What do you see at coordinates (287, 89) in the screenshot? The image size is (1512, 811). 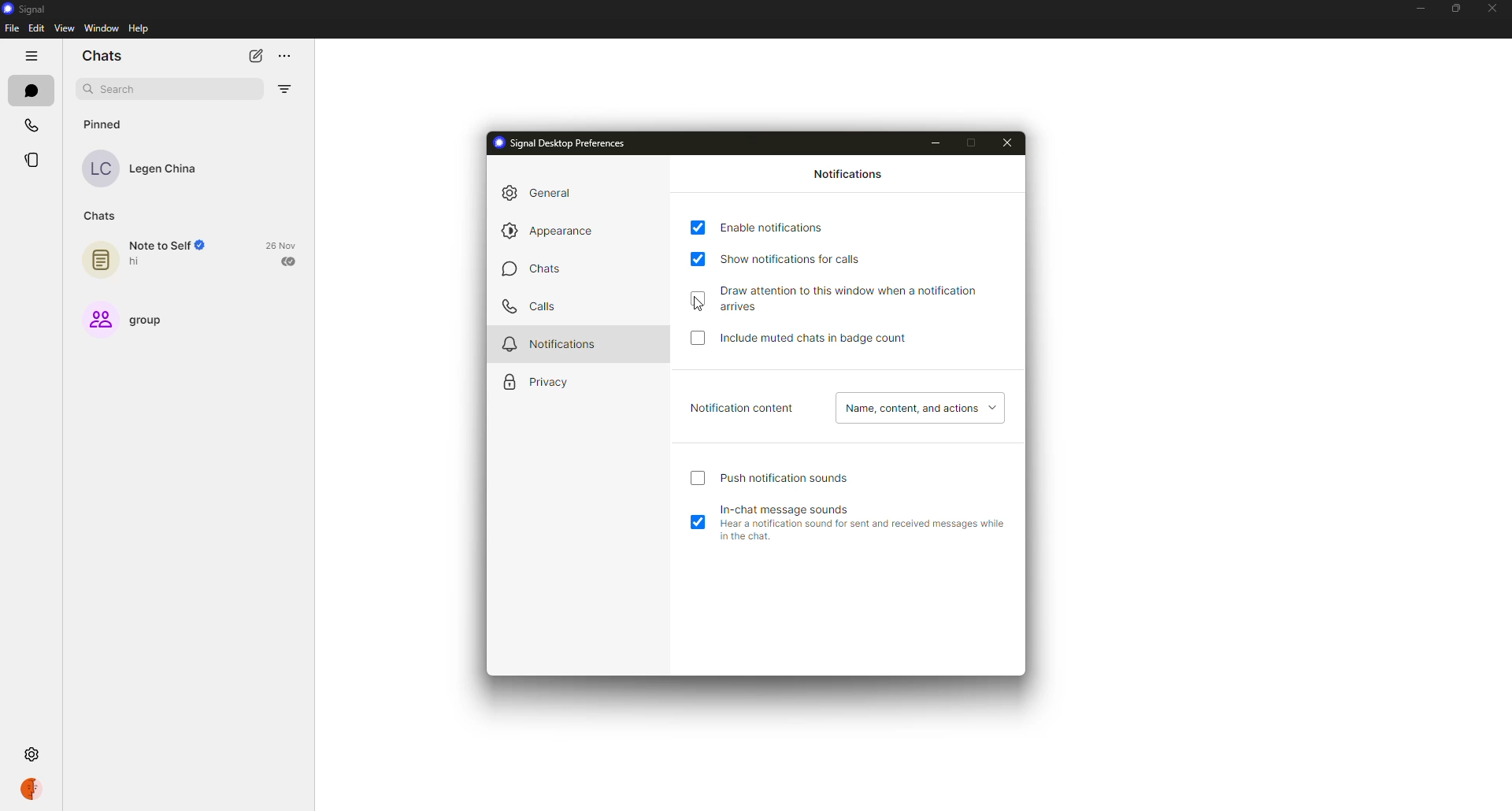 I see `filter` at bounding box center [287, 89].